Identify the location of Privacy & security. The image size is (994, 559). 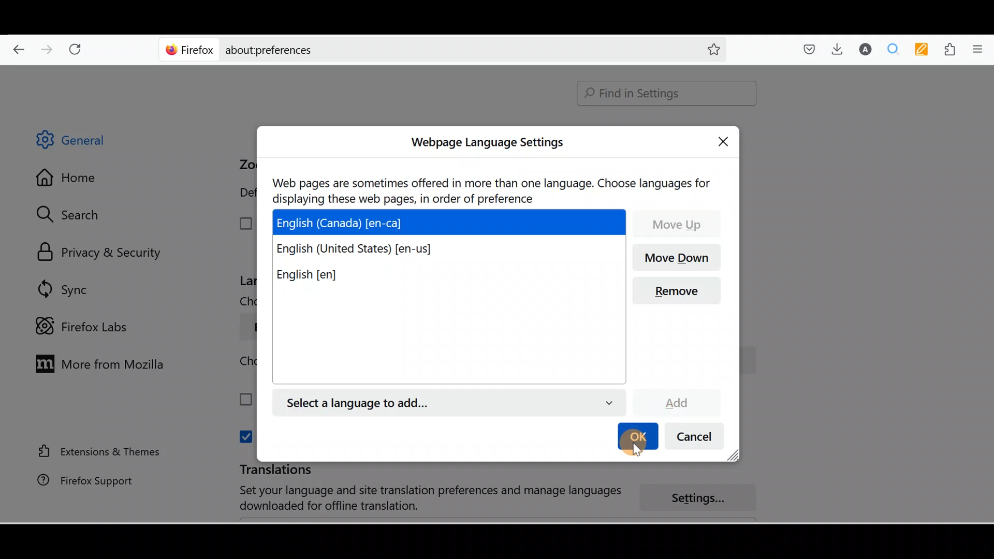
(104, 253).